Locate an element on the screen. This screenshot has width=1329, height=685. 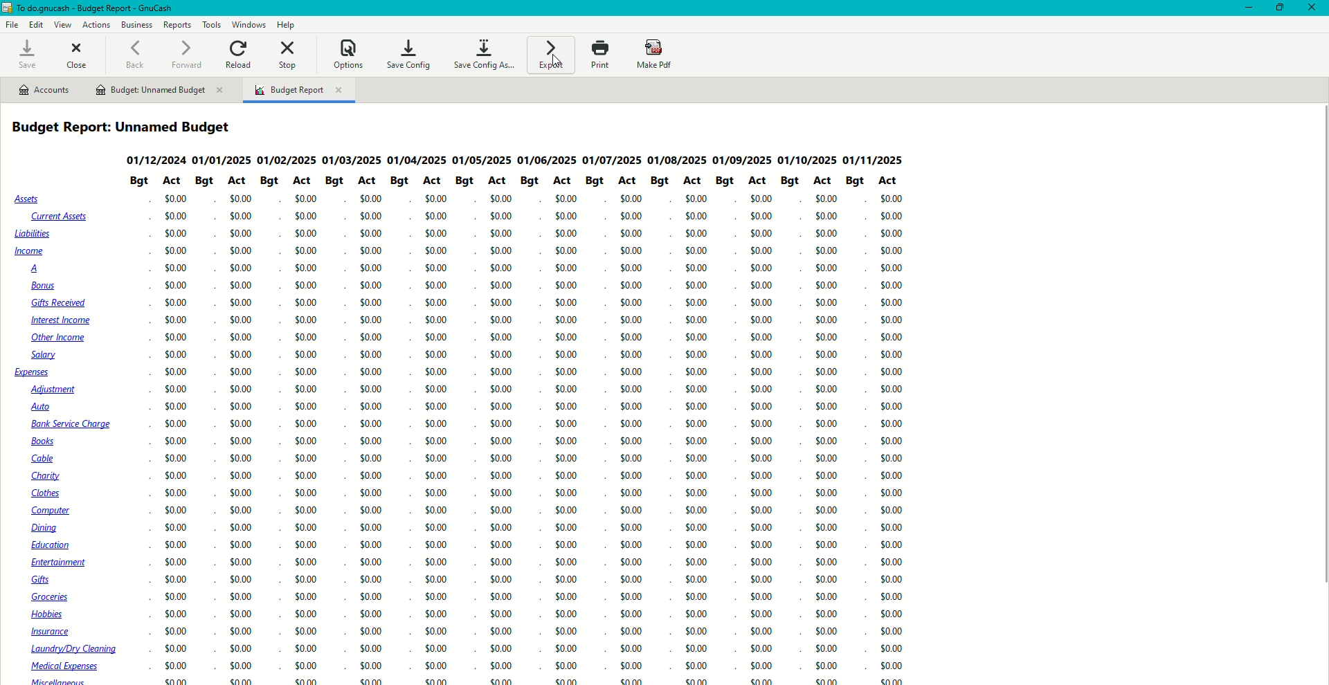
0.00 is located at coordinates (305, 215).